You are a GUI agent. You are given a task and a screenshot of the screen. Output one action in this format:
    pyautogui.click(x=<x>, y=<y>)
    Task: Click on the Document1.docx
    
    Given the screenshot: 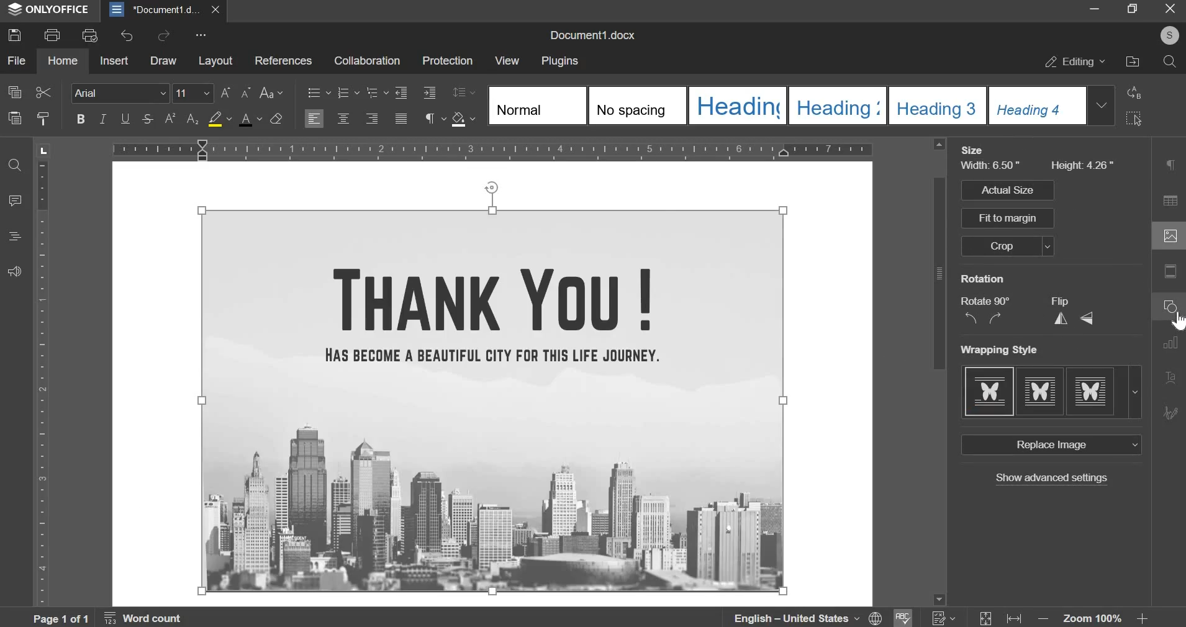 What is the action you would take?
    pyautogui.click(x=596, y=33)
    